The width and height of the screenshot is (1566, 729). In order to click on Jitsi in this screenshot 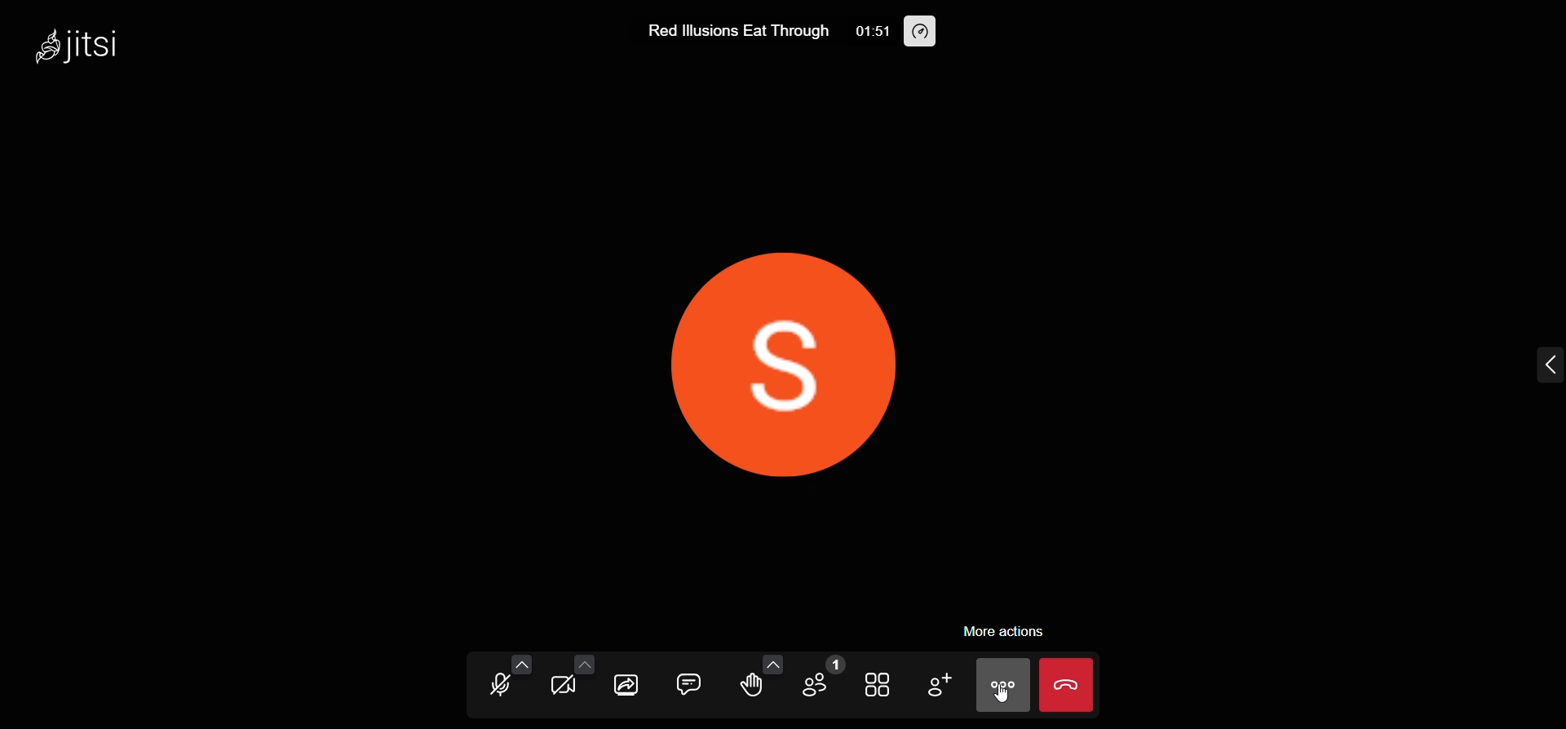, I will do `click(83, 44)`.